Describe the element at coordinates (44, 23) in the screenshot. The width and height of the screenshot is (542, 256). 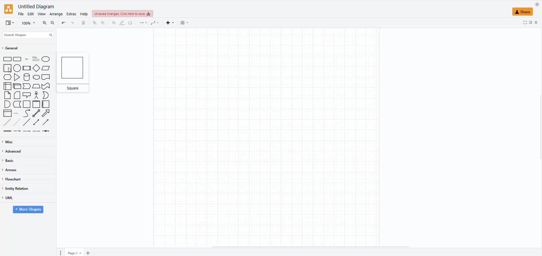
I see `zoom in ` at that location.